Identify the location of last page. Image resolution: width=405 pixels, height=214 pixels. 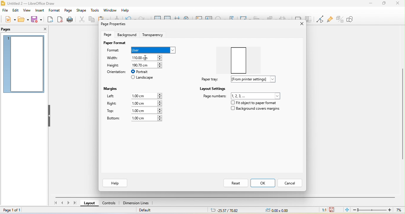
(76, 203).